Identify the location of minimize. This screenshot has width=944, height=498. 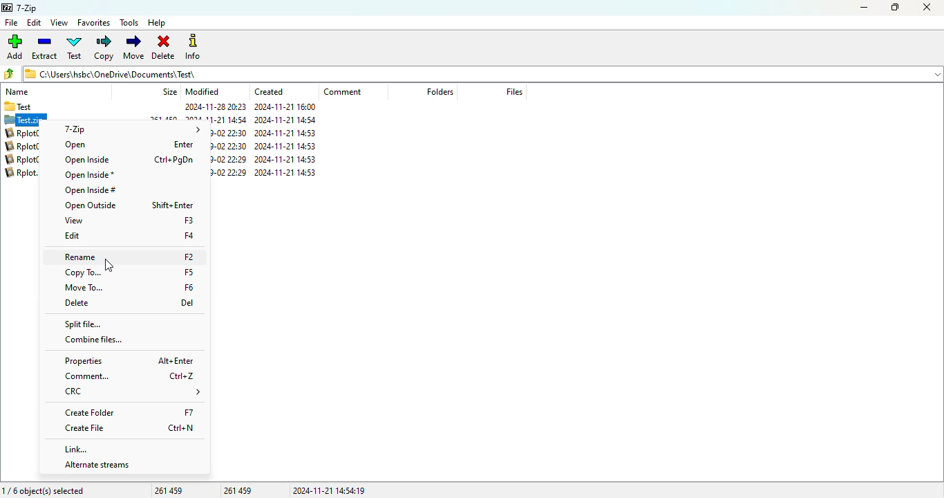
(865, 8).